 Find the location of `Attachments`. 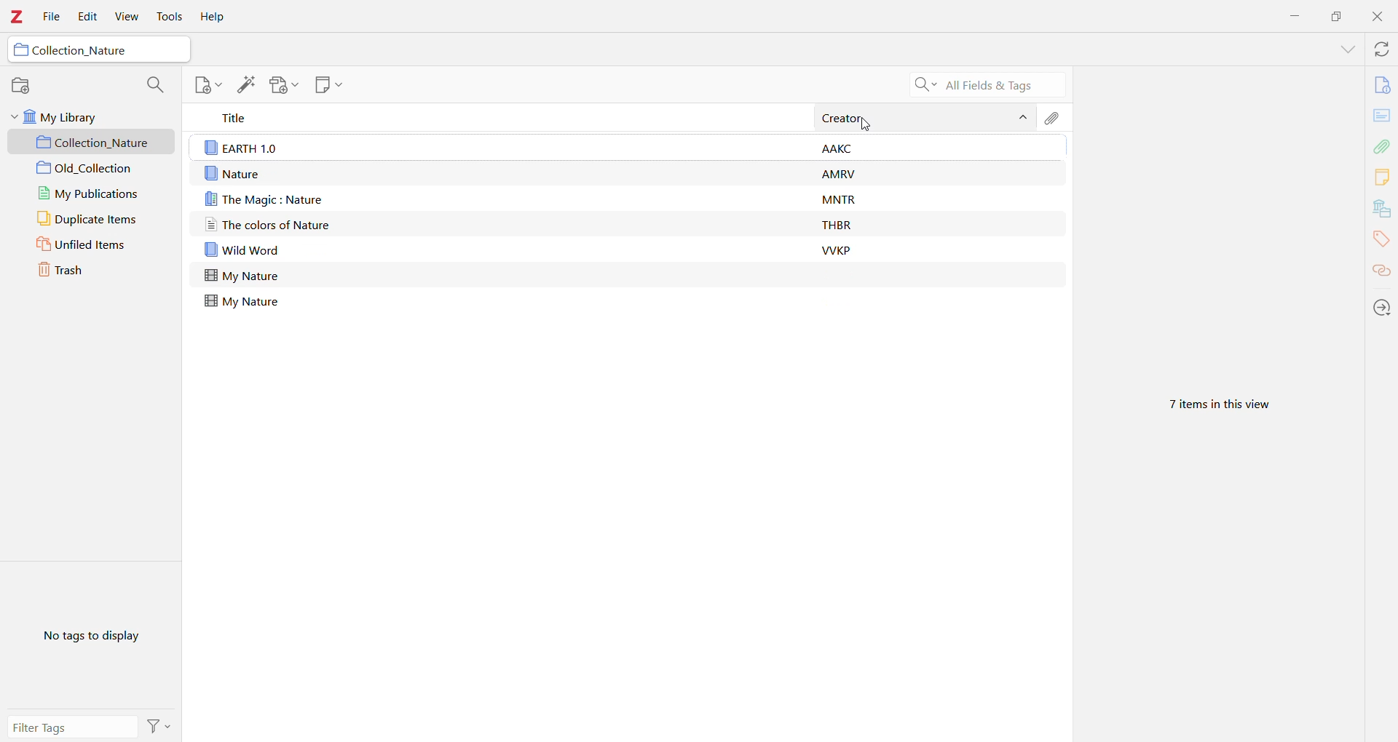

Attachments is located at coordinates (1054, 118).